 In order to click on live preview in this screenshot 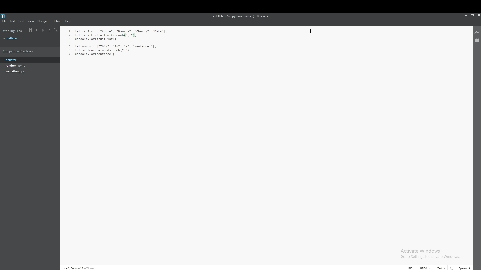, I will do `click(477, 33)`.